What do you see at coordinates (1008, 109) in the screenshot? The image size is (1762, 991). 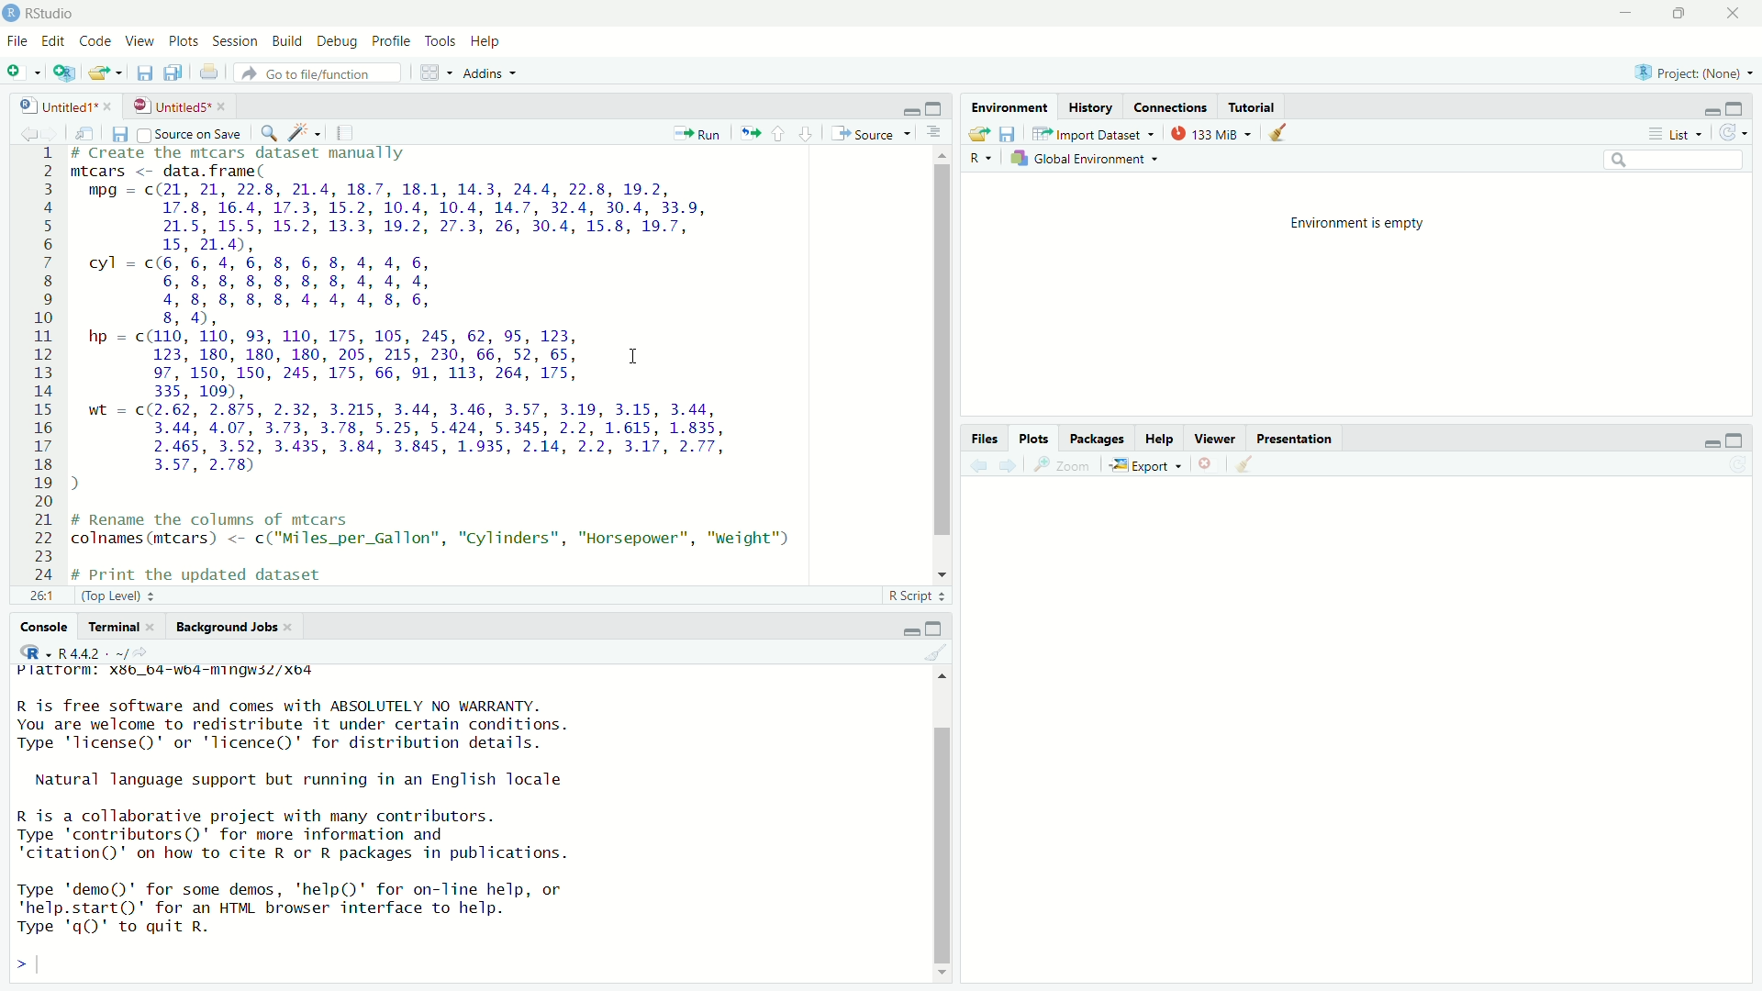 I see `Environment` at bounding box center [1008, 109].